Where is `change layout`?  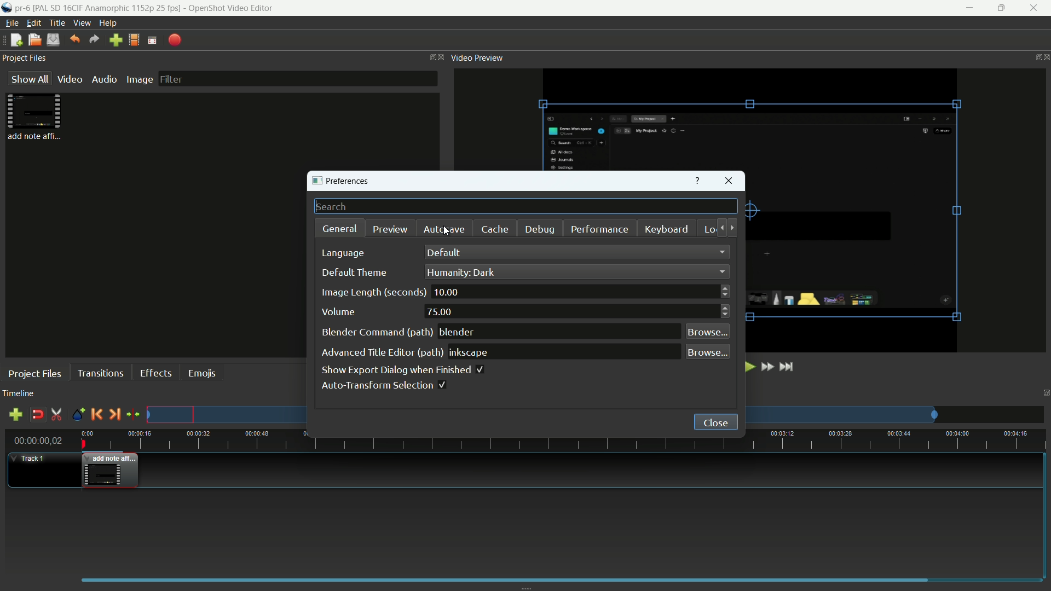 change layout is located at coordinates (431, 57).